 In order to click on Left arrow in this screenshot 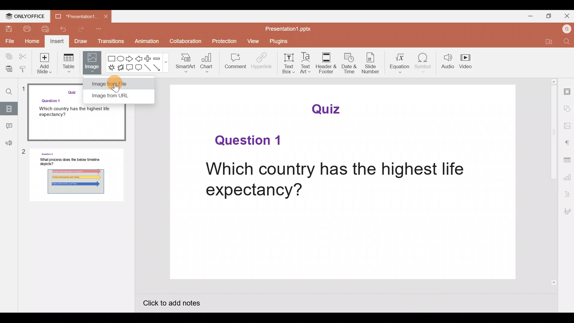, I will do `click(140, 59)`.